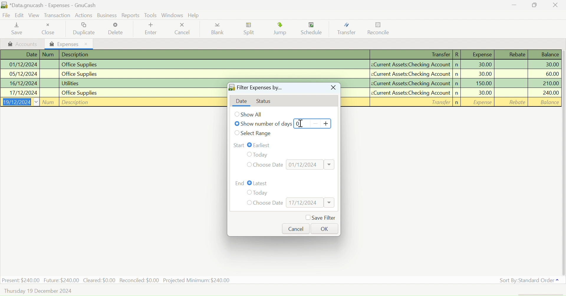 The height and width of the screenshot is (296, 566). Describe the element at coordinates (39, 291) in the screenshot. I see `Thursday, 19 December 2024` at that location.